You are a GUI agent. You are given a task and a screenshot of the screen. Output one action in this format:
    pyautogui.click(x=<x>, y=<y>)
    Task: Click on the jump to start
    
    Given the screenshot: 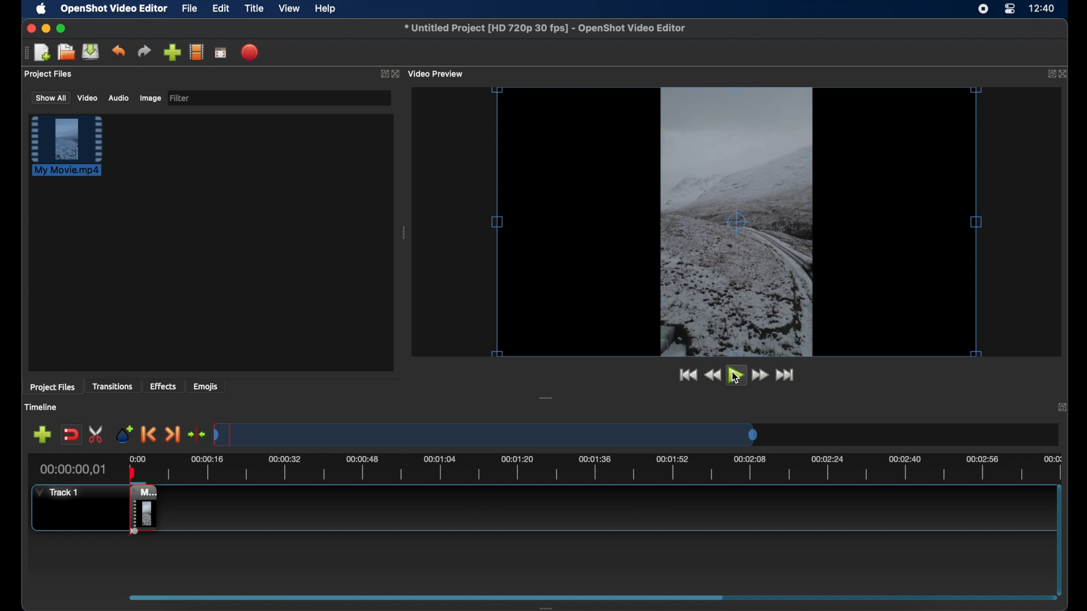 What is the action you would take?
    pyautogui.click(x=786, y=375)
    